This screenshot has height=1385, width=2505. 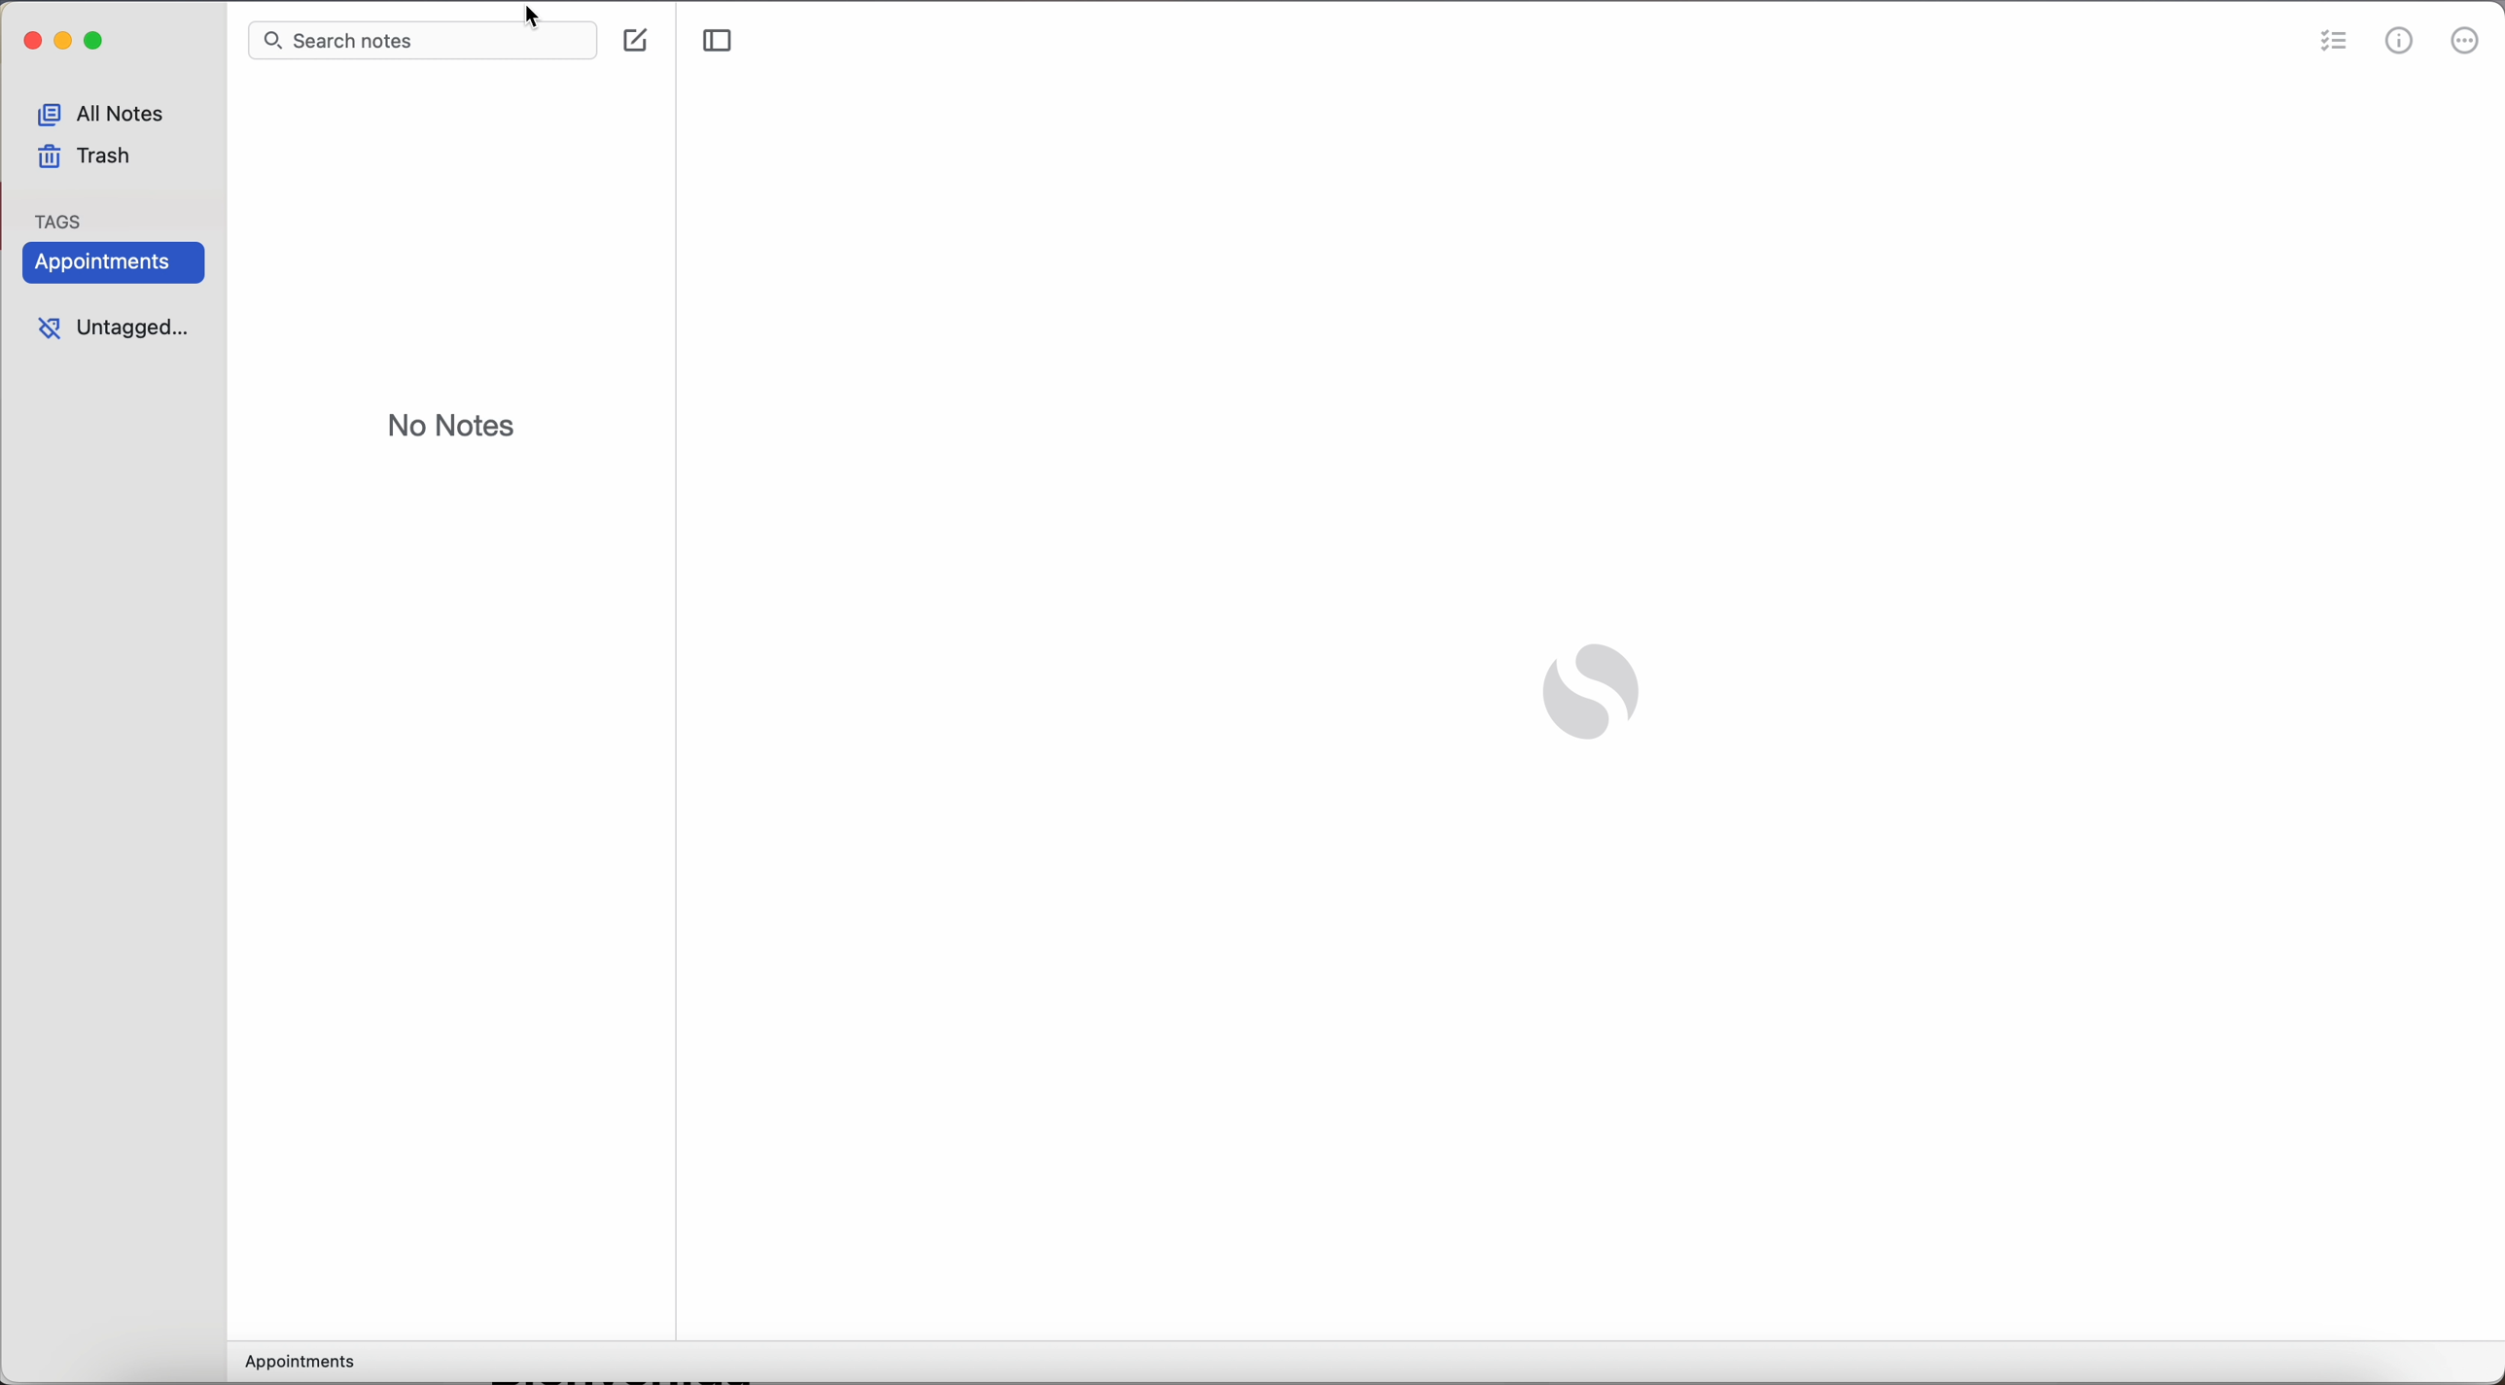 I want to click on new tag: appointments, so click(x=108, y=264).